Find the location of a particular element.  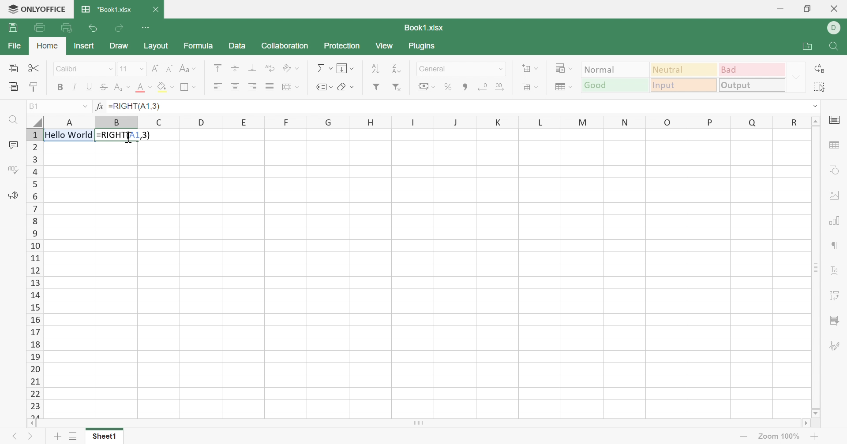

Scroll Left is located at coordinates (33, 423).